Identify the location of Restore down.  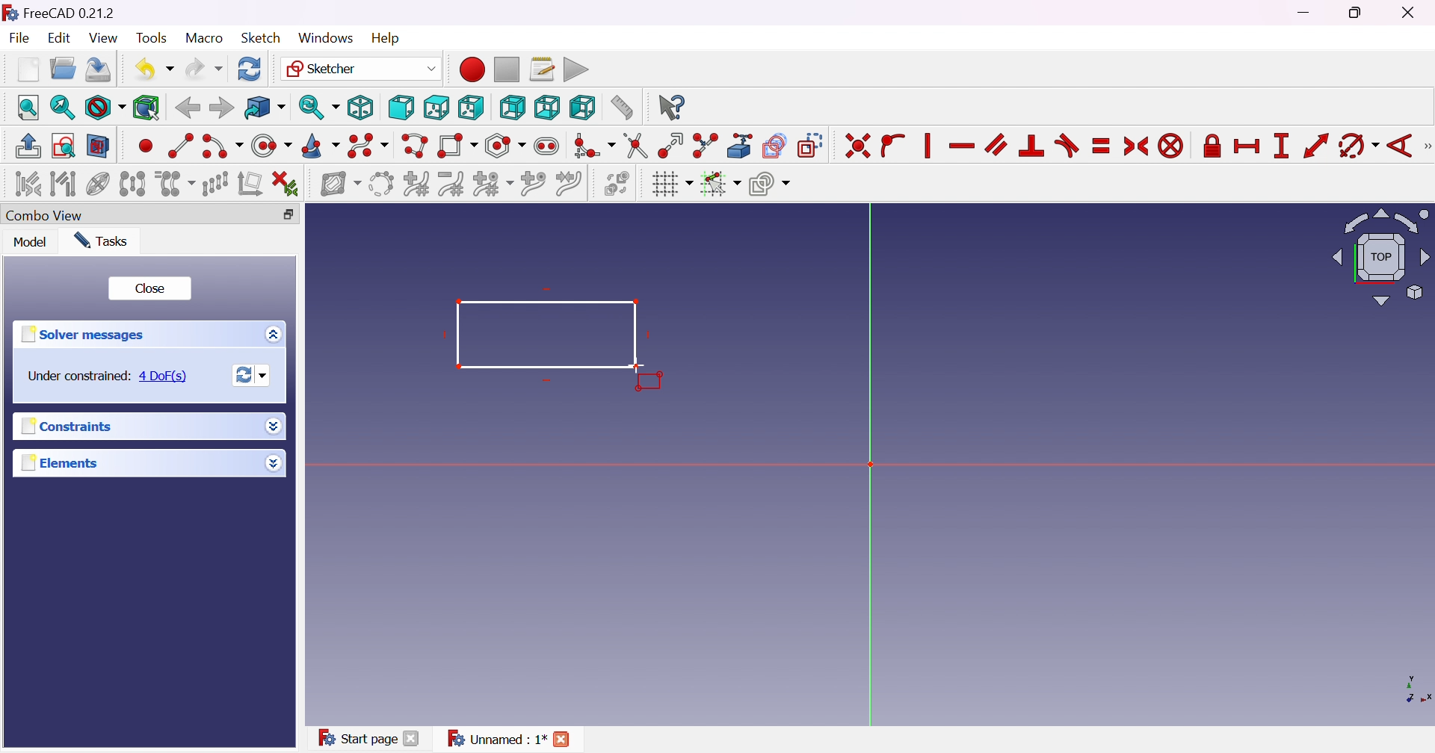
(288, 215).